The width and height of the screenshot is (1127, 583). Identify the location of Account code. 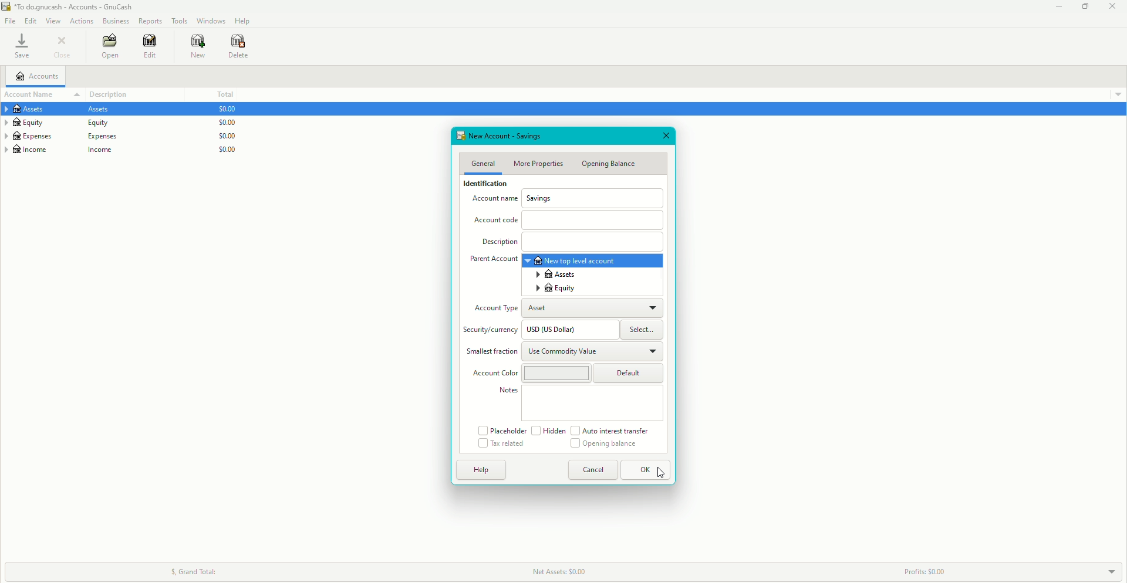
(498, 222).